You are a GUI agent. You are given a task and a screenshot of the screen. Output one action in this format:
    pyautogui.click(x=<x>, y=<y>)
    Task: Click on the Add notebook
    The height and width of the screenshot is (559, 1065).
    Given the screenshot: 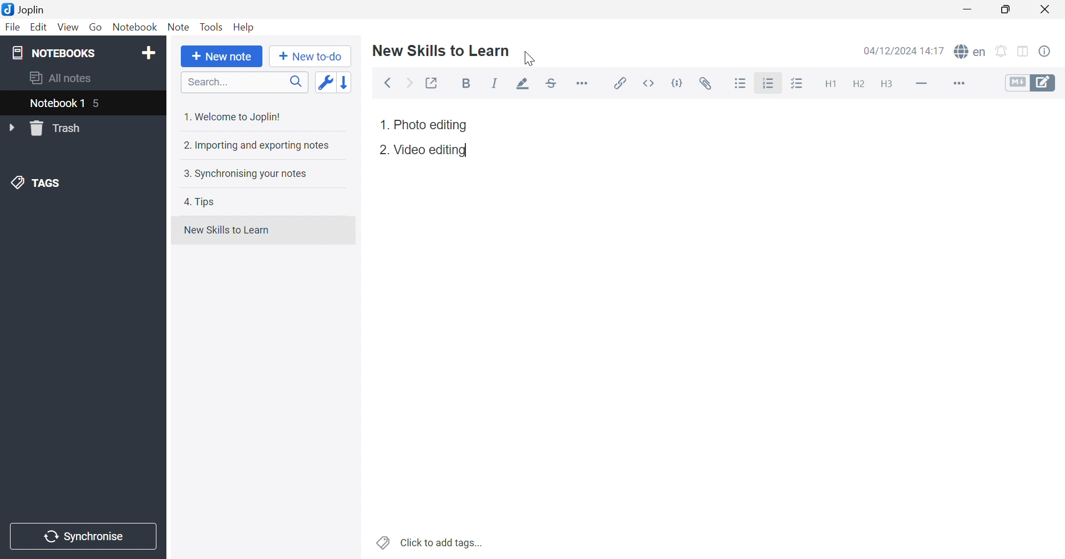 What is the action you would take?
    pyautogui.click(x=149, y=54)
    